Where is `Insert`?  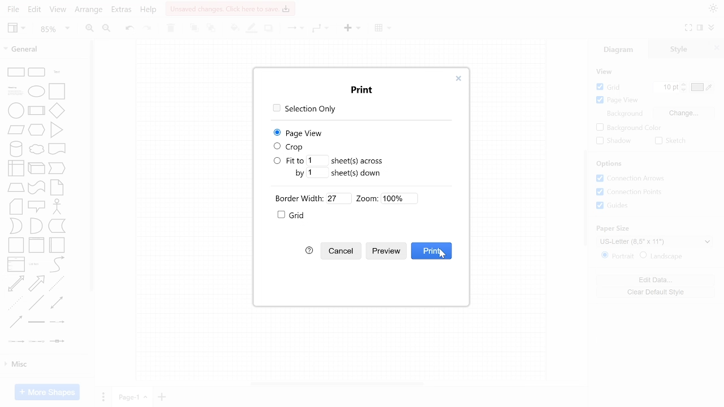
Insert is located at coordinates (352, 28).